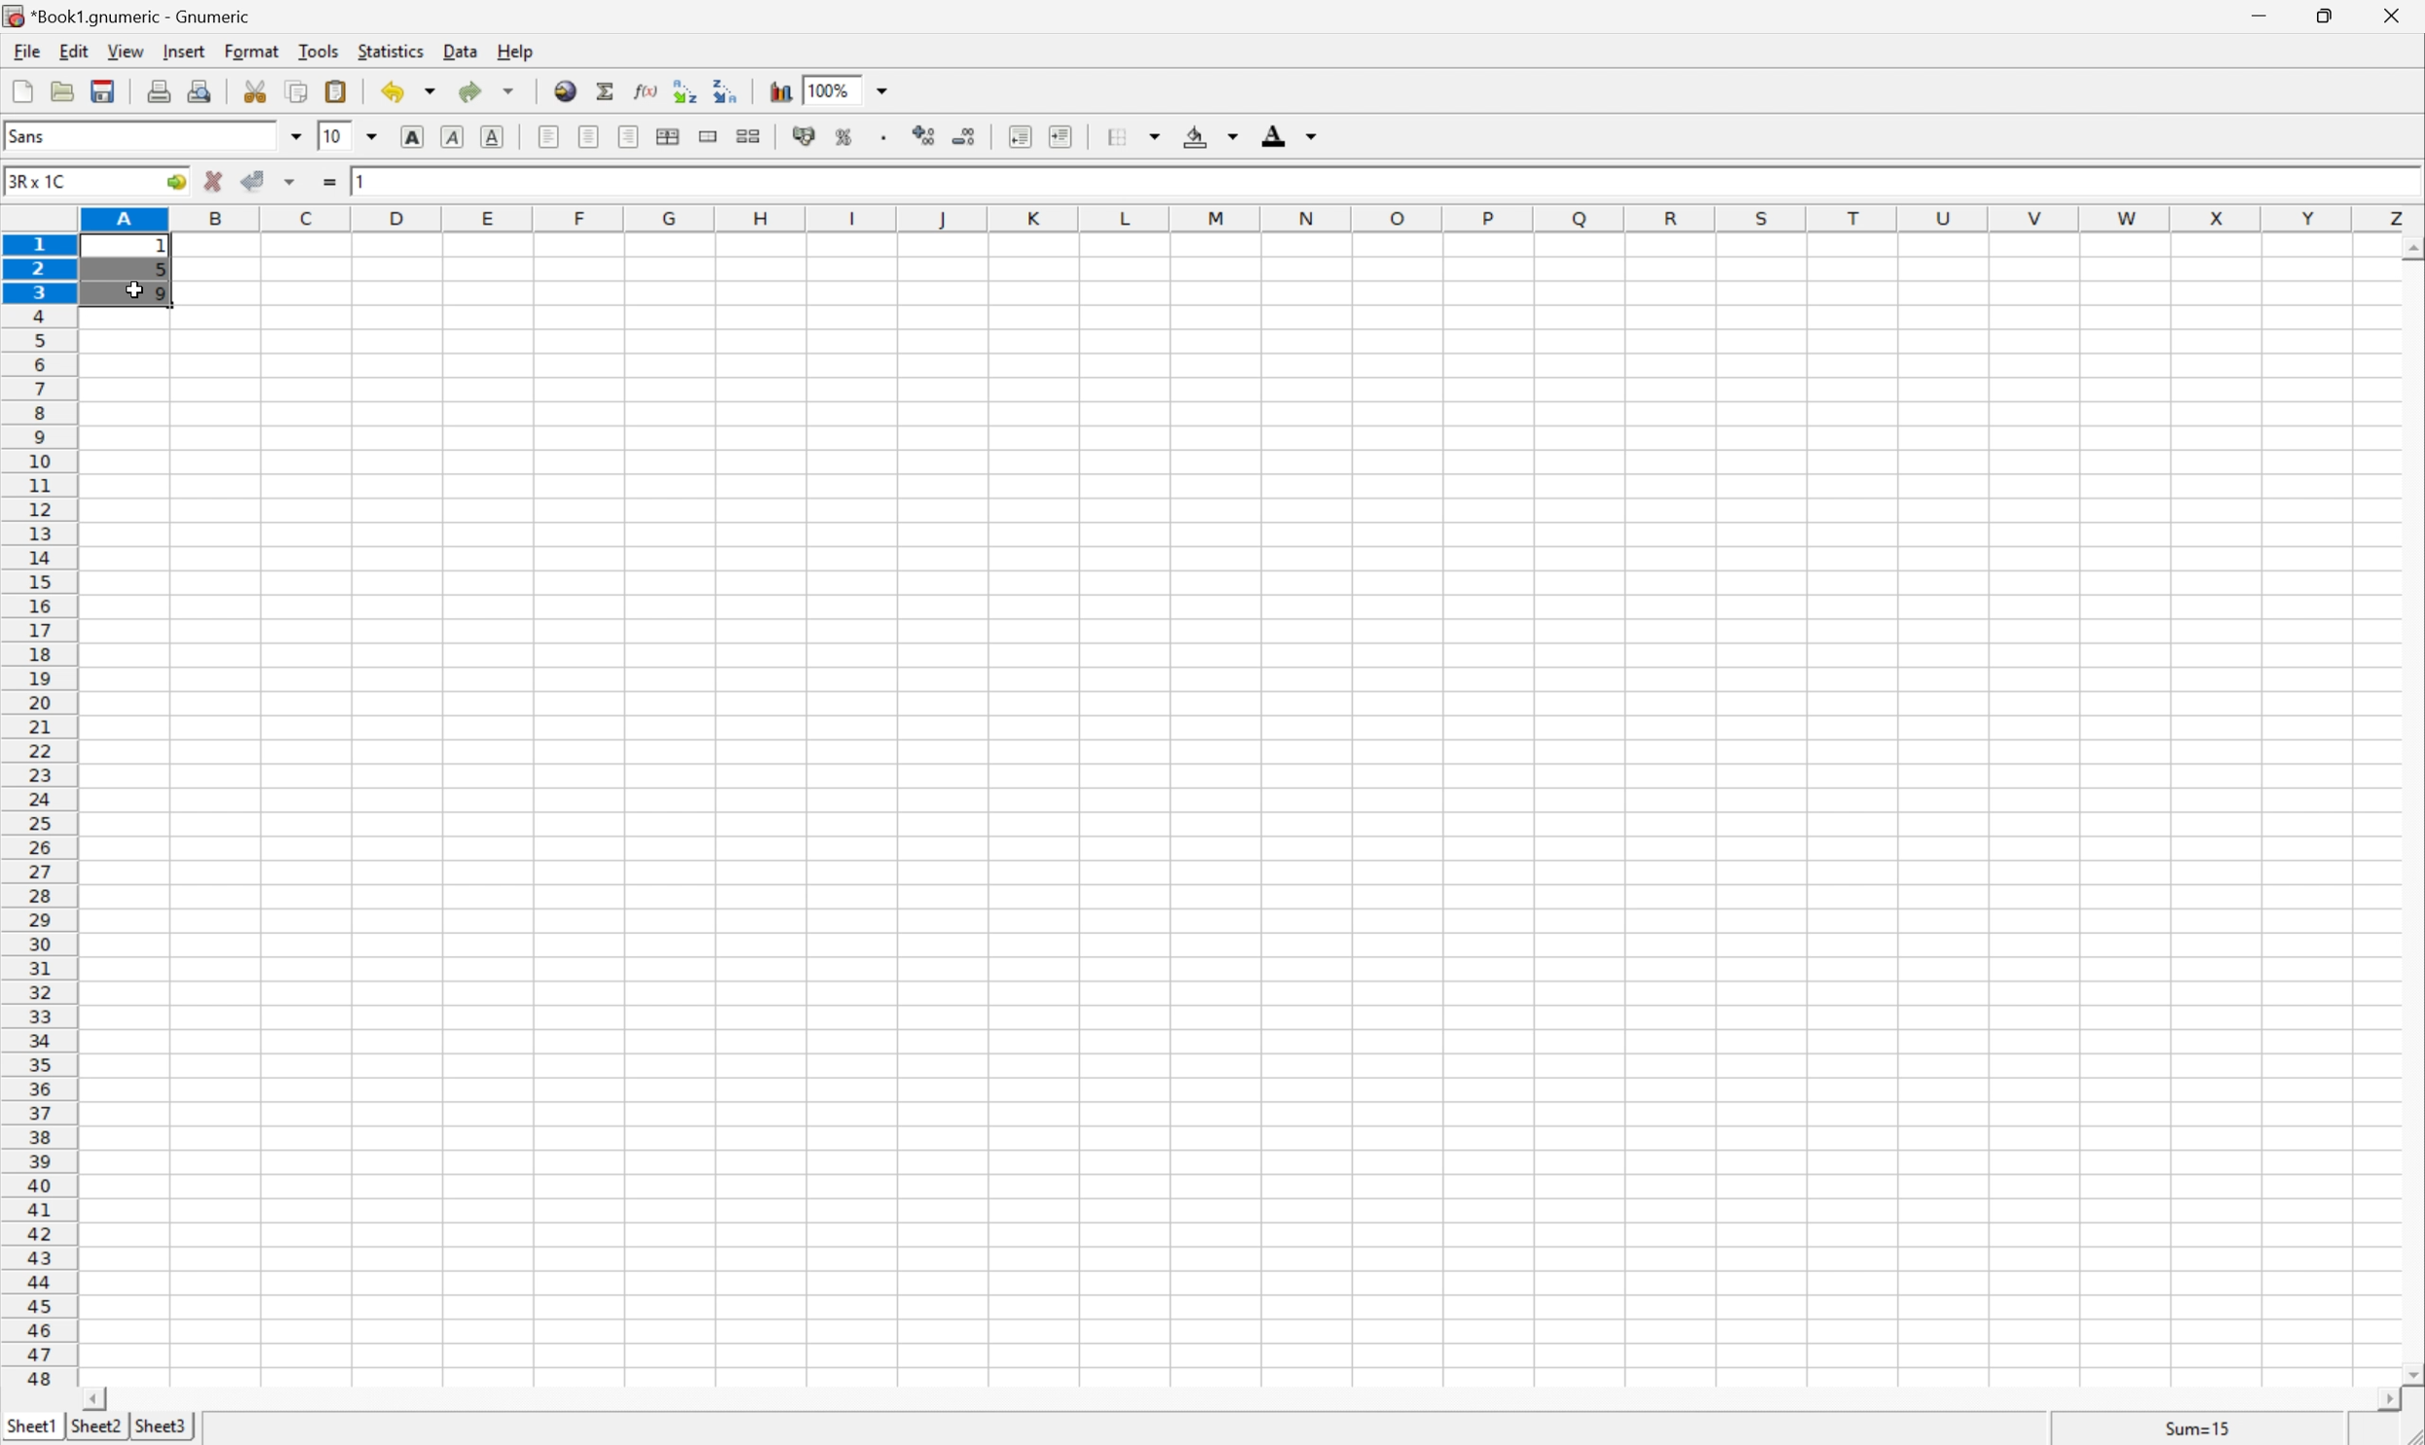 The height and width of the screenshot is (1445, 2425). Describe the element at coordinates (805, 136) in the screenshot. I see `format selection as accounting` at that location.